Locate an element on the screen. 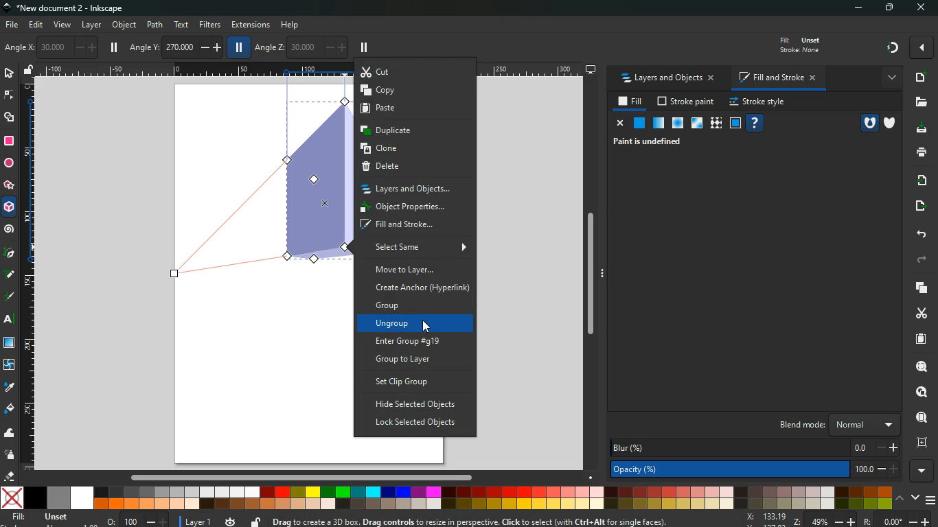 The width and height of the screenshot is (938, 527). down is located at coordinates (916, 498).